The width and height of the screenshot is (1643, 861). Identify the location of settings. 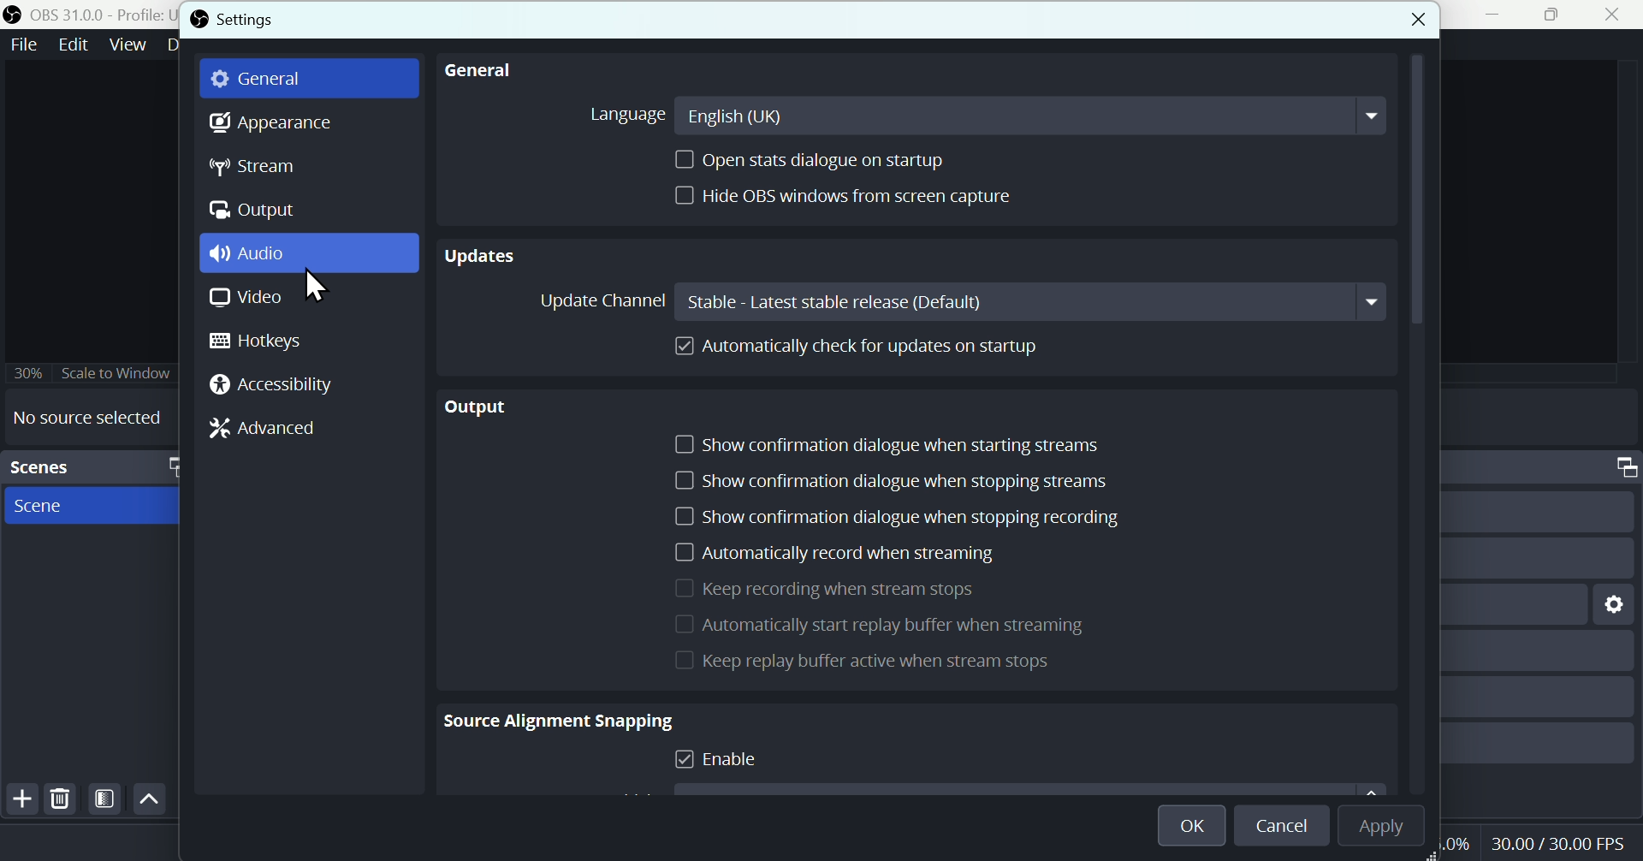
(1616, 606).